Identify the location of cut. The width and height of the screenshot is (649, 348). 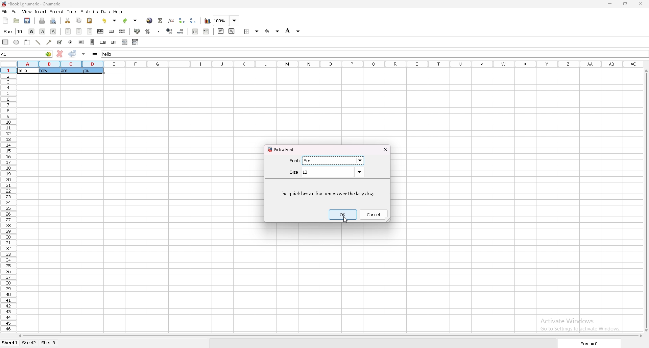
(67, 20).